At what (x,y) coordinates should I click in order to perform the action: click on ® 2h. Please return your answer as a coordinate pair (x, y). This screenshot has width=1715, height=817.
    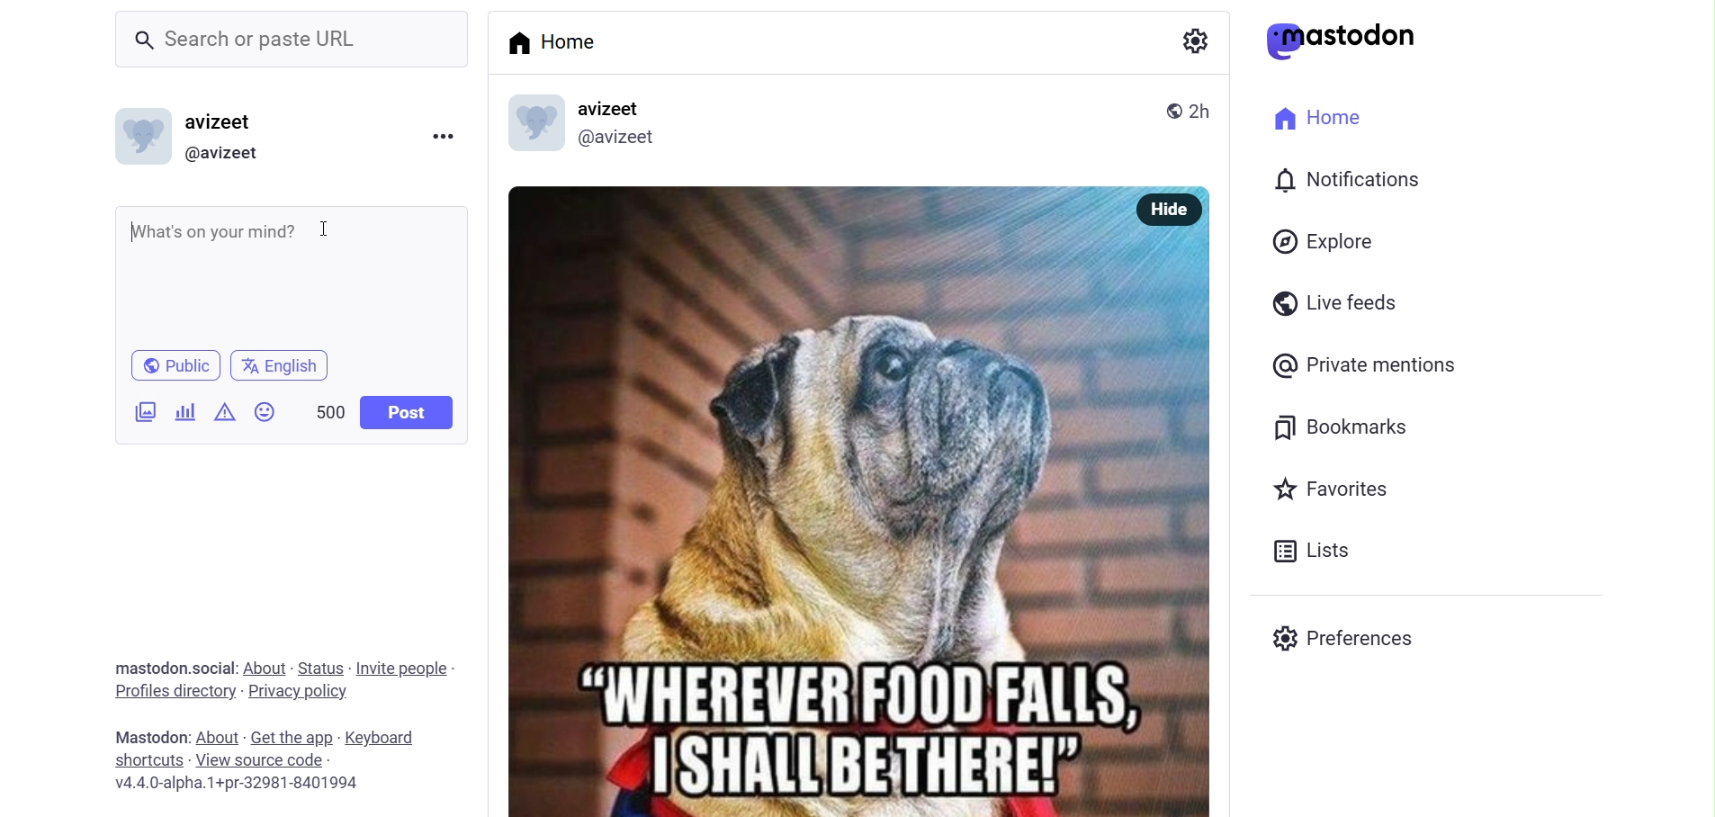
    Looking at the image, I should click on (1175, 113).